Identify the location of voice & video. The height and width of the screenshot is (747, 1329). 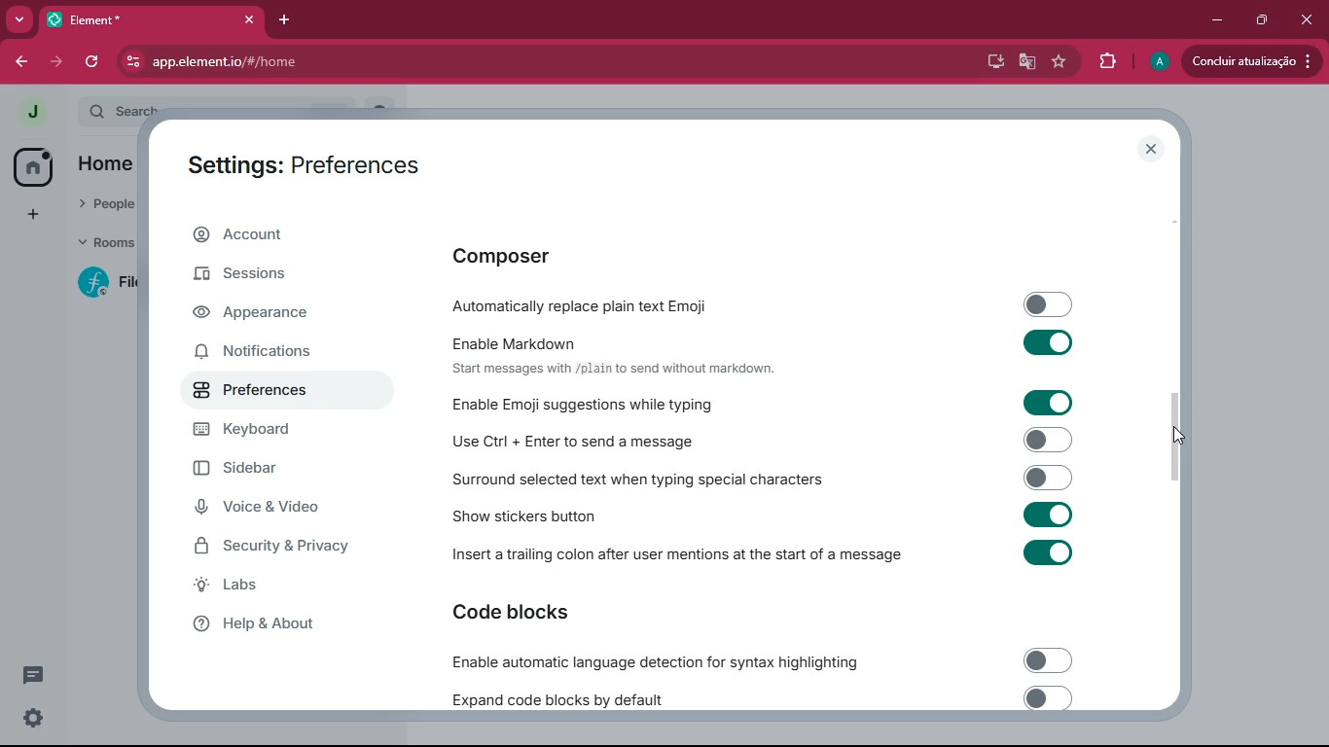
(263, 508).